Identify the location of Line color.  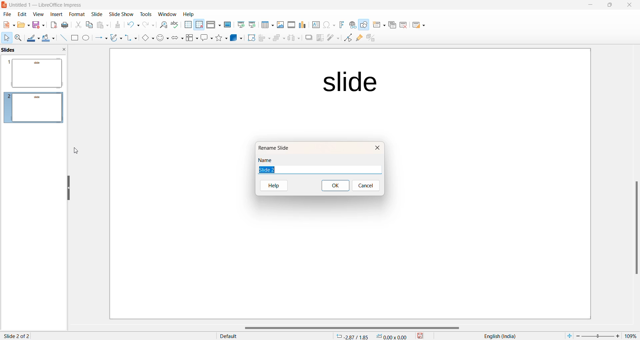
(33, 37).